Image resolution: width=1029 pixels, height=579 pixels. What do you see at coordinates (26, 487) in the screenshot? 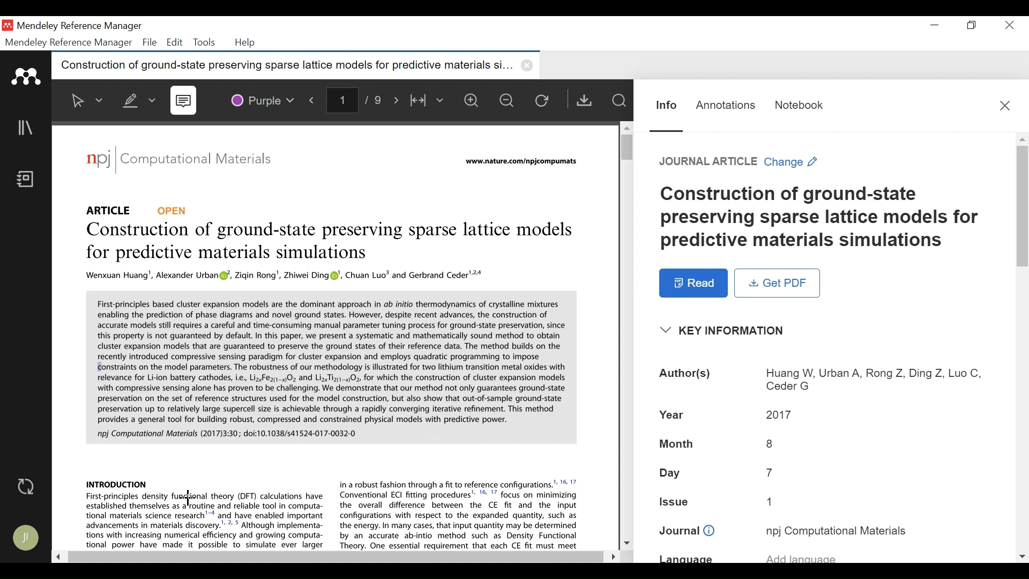
I see `Sync` at bounding box center [26, 487].